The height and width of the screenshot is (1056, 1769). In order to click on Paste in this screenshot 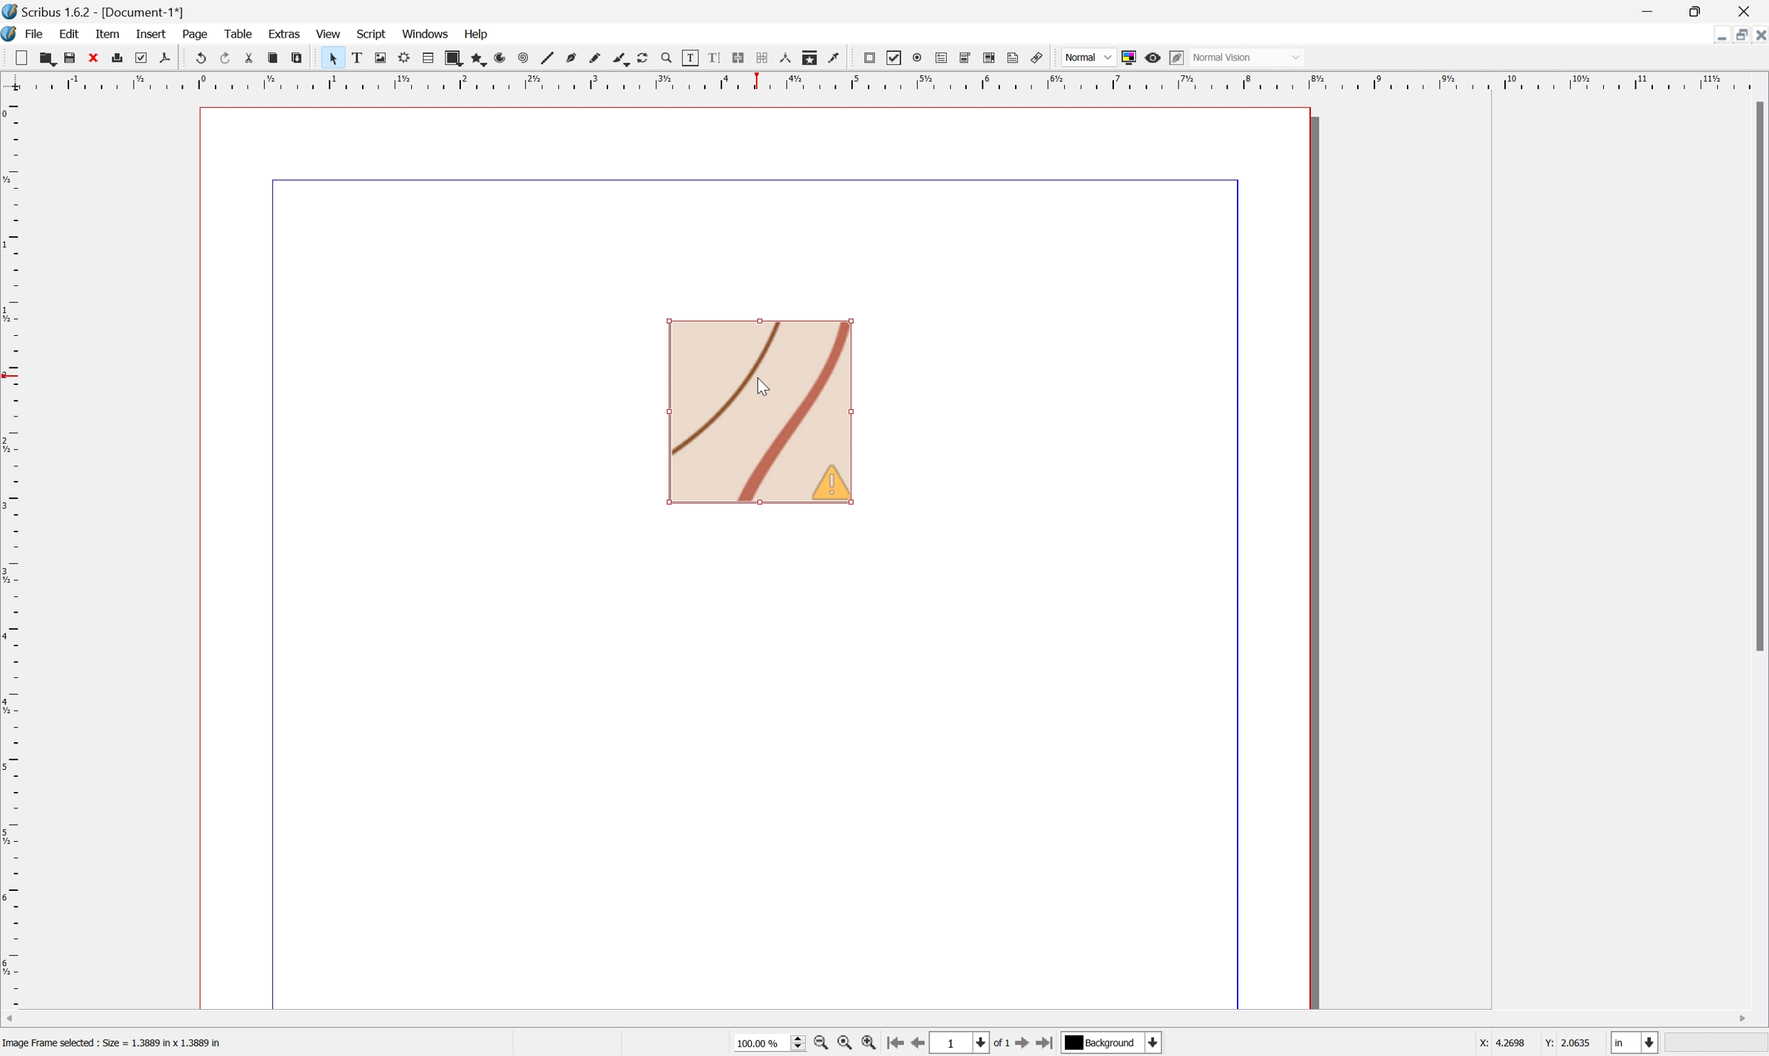, I will do `click(300, 58)`.